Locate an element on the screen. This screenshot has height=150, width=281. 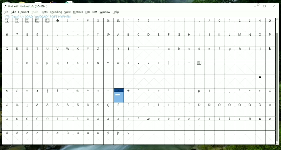
MM is located at coordinates (95, 12).